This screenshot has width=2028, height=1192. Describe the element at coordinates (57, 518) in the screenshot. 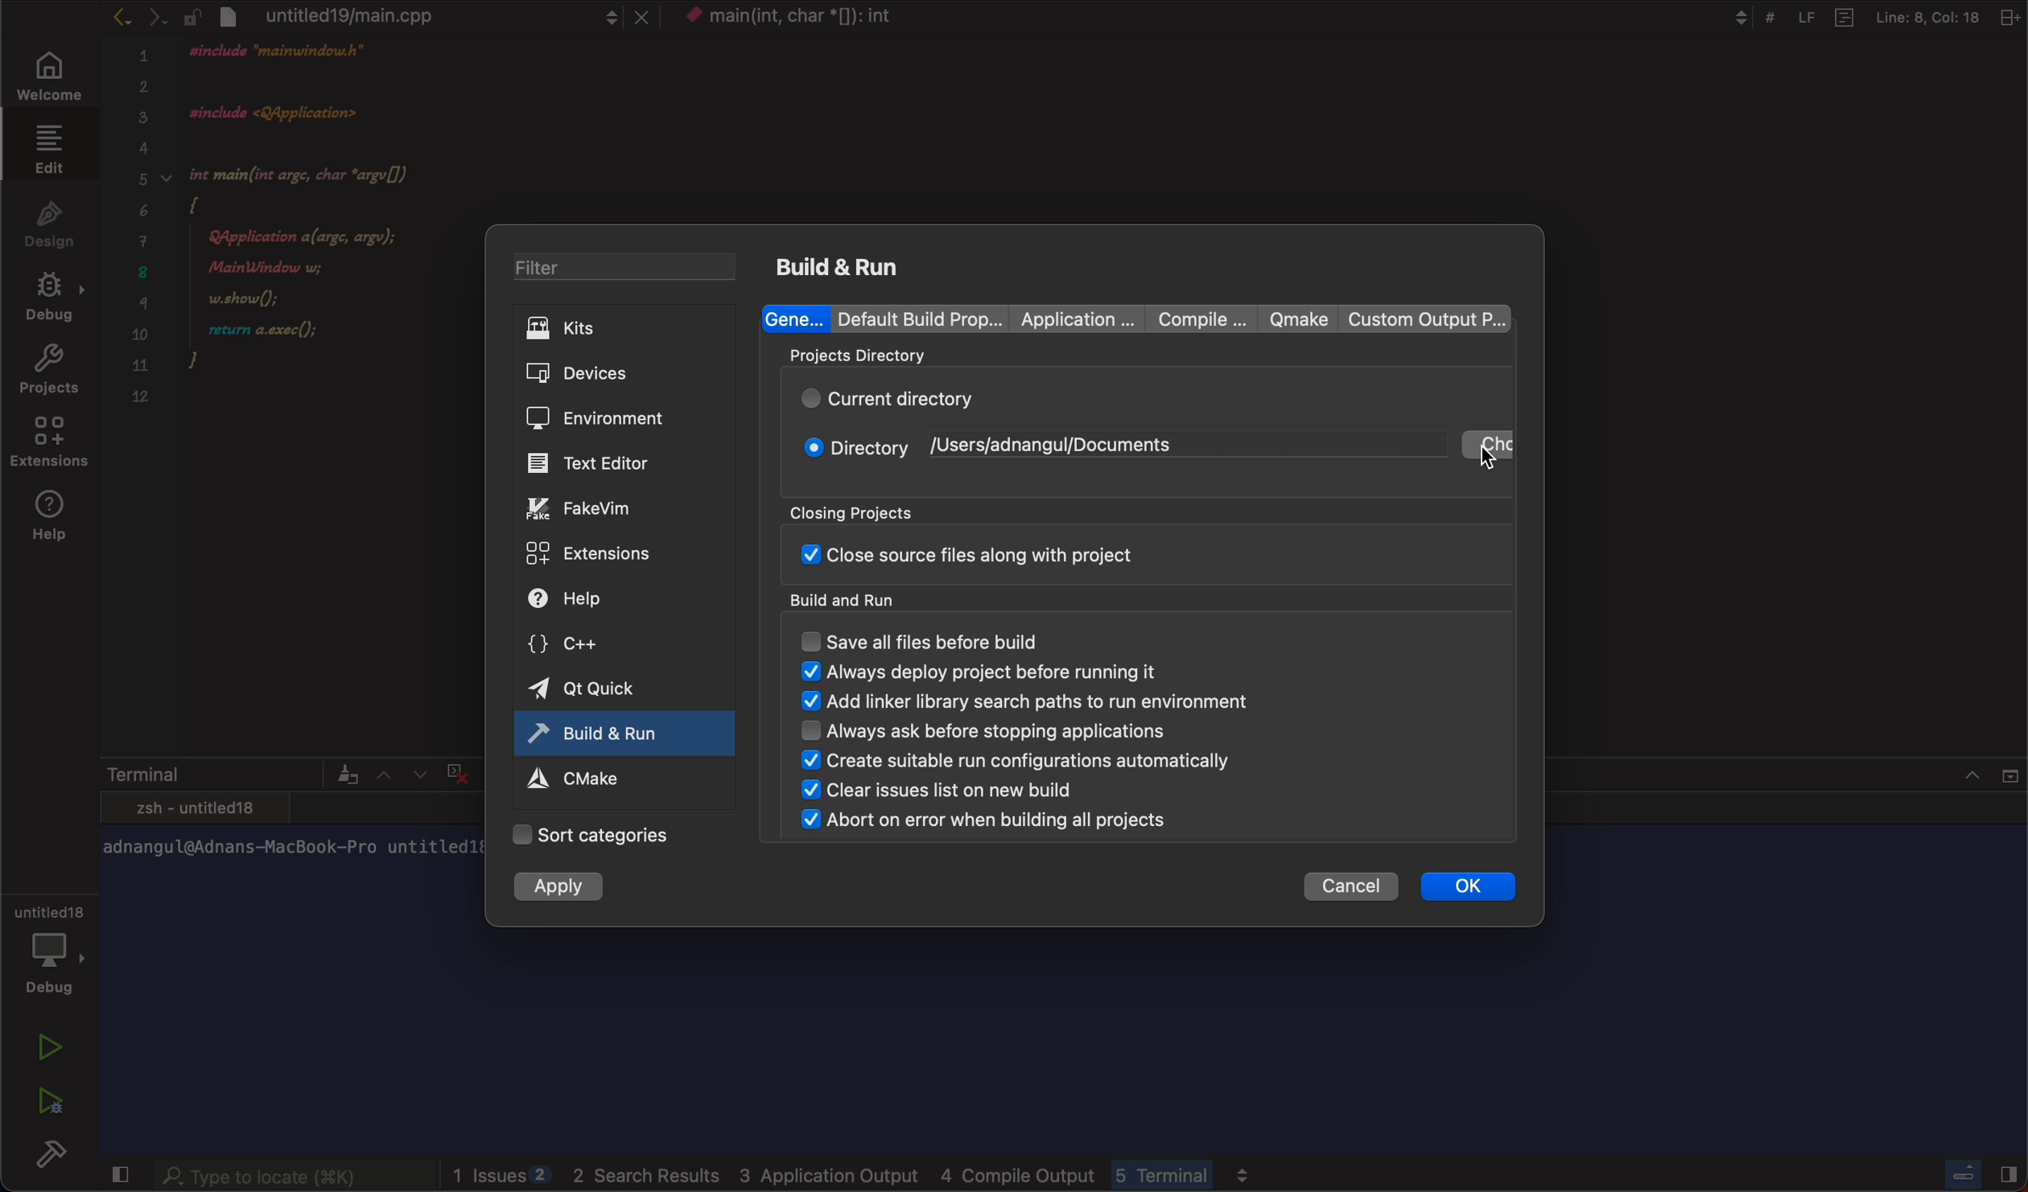

I see `help` at that location.